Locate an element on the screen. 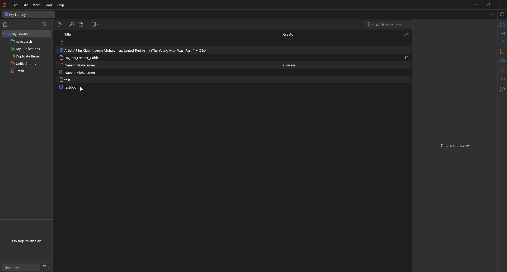 This screenshot has height=272, width=507. File is located at coordinates (15, 5).